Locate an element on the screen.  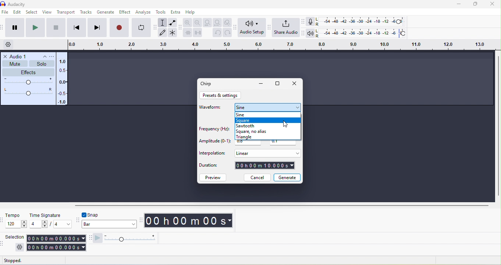
effect is located at coordinates (126, 12).